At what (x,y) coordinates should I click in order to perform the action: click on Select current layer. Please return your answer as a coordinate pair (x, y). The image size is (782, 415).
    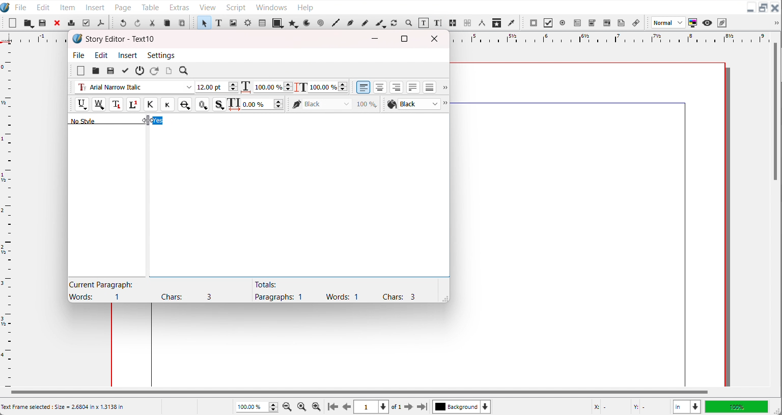
    Looking at the image, I should click on (462, 406).